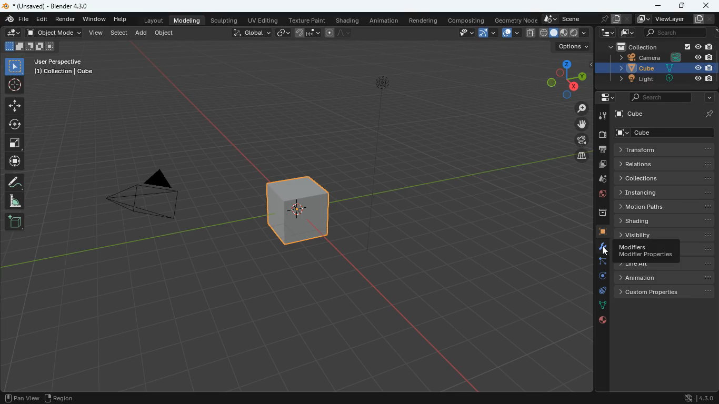  I want to click on select, so click(120, 33).